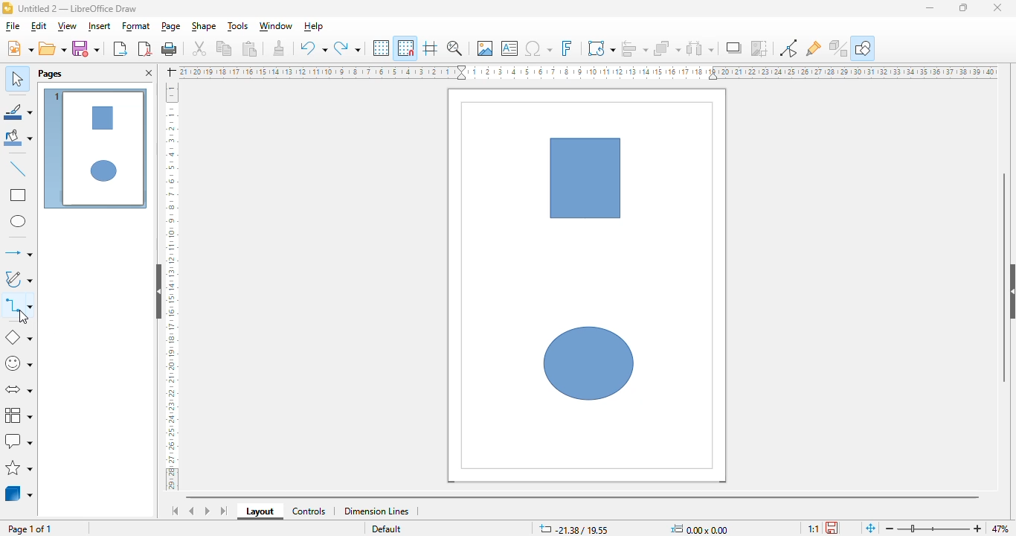 The image size is (1016, 536). Describe the element at coordinates (172, 287) in the screenshot. I see `ruler` at that location.